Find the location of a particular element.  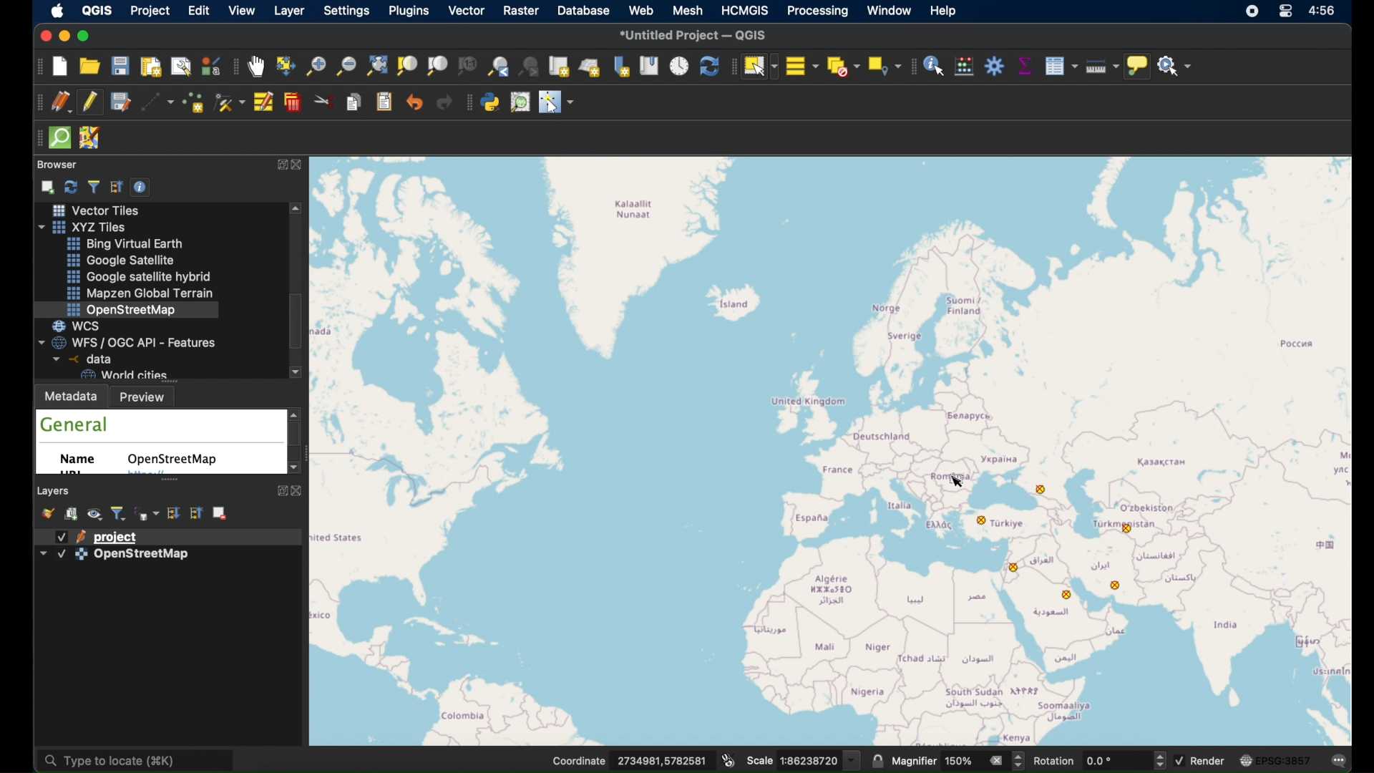

show layout manager is located at coordinates (182, 68).